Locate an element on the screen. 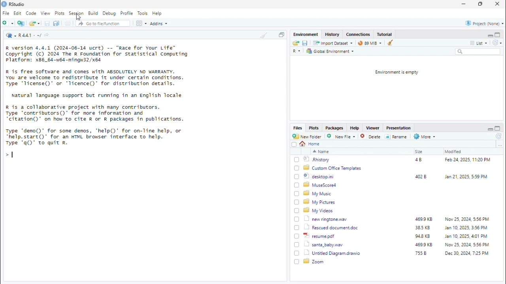 Image resolution: width=506 pixels, height=284 pixels. Size is located at coordinates (419, 151).